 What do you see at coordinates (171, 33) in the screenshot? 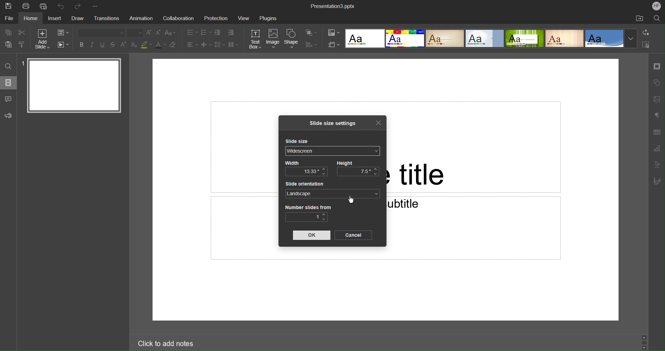
I see `Text Case` at bounding box center [171, 33].